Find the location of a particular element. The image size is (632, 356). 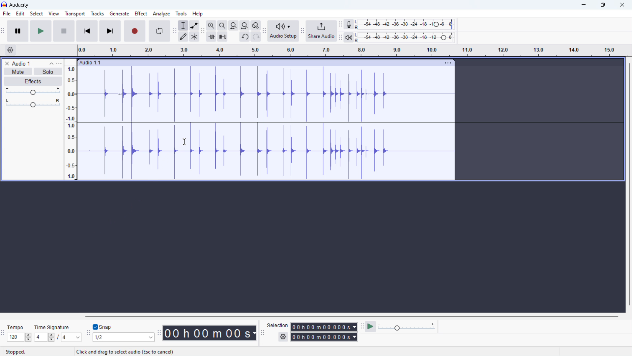

delete audio is located at coordinates (7, 64).